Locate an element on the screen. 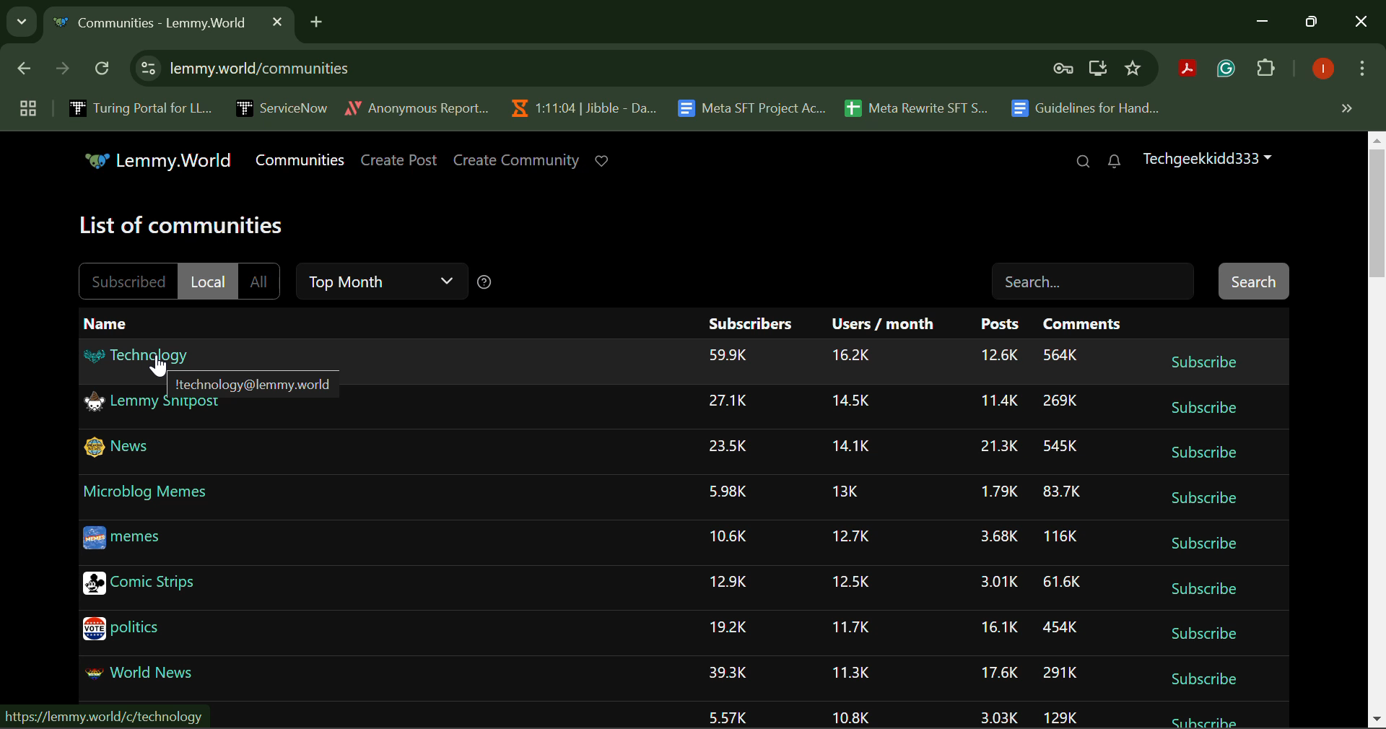 This screenshot has width=1386, height=729. Logged In User is located at coordinates (1320, 70).